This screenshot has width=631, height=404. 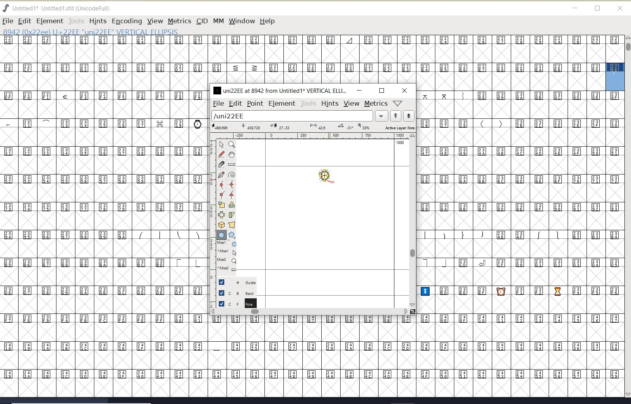 I want to click on FILE, so click(x=7, y=21).